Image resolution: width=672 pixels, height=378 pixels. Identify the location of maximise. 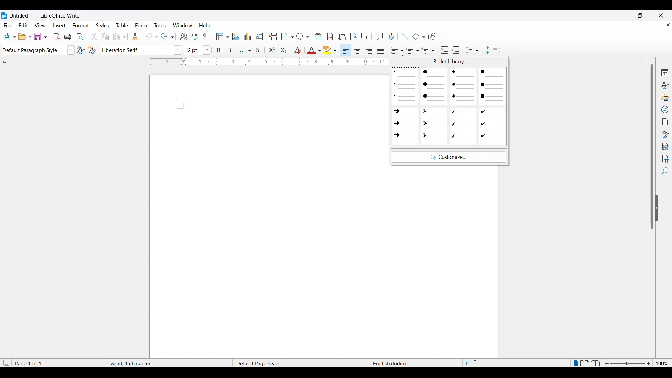
(639, 15).